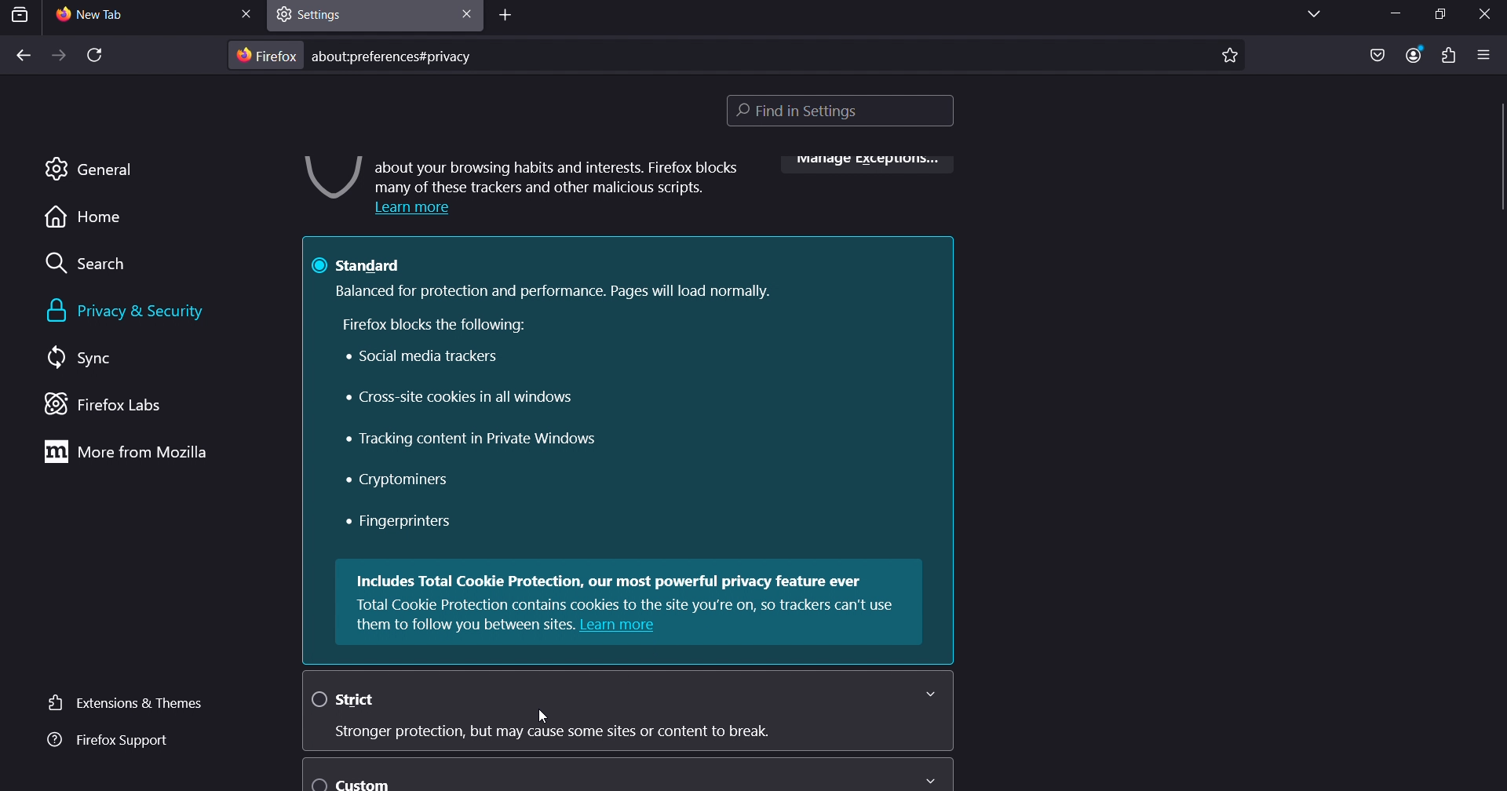 The image size is (1507, 791). Describe the element at coordinates (83, 359) in the screenshot. I see `sync` at that location.